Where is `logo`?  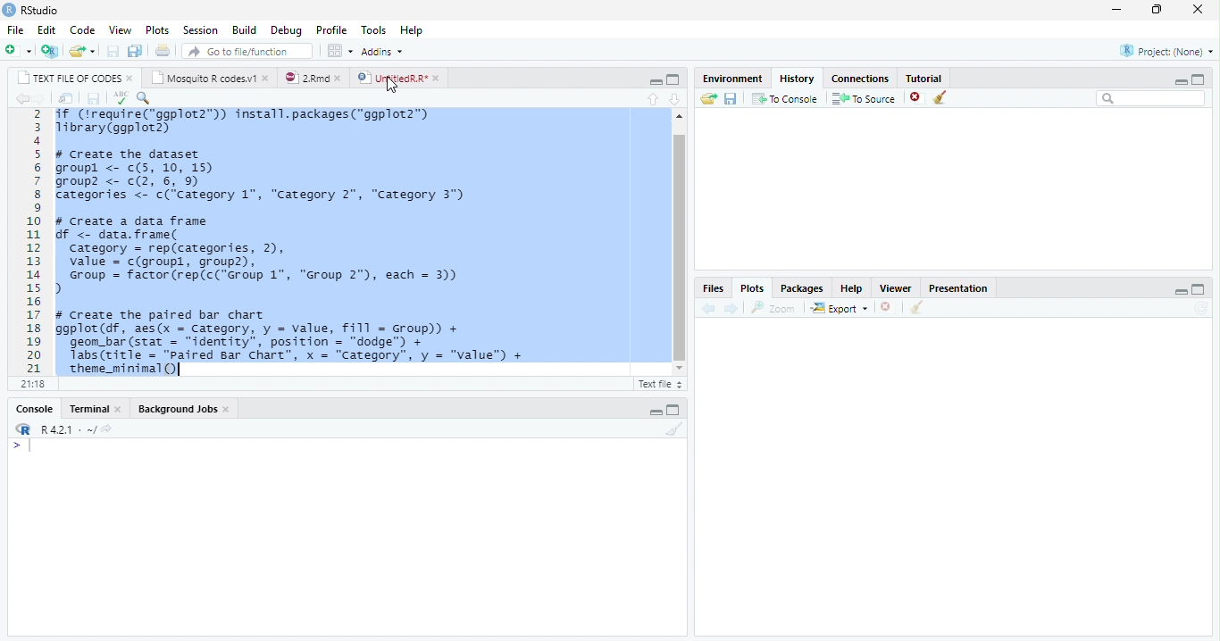
logo is located at coordinates (10, 11).